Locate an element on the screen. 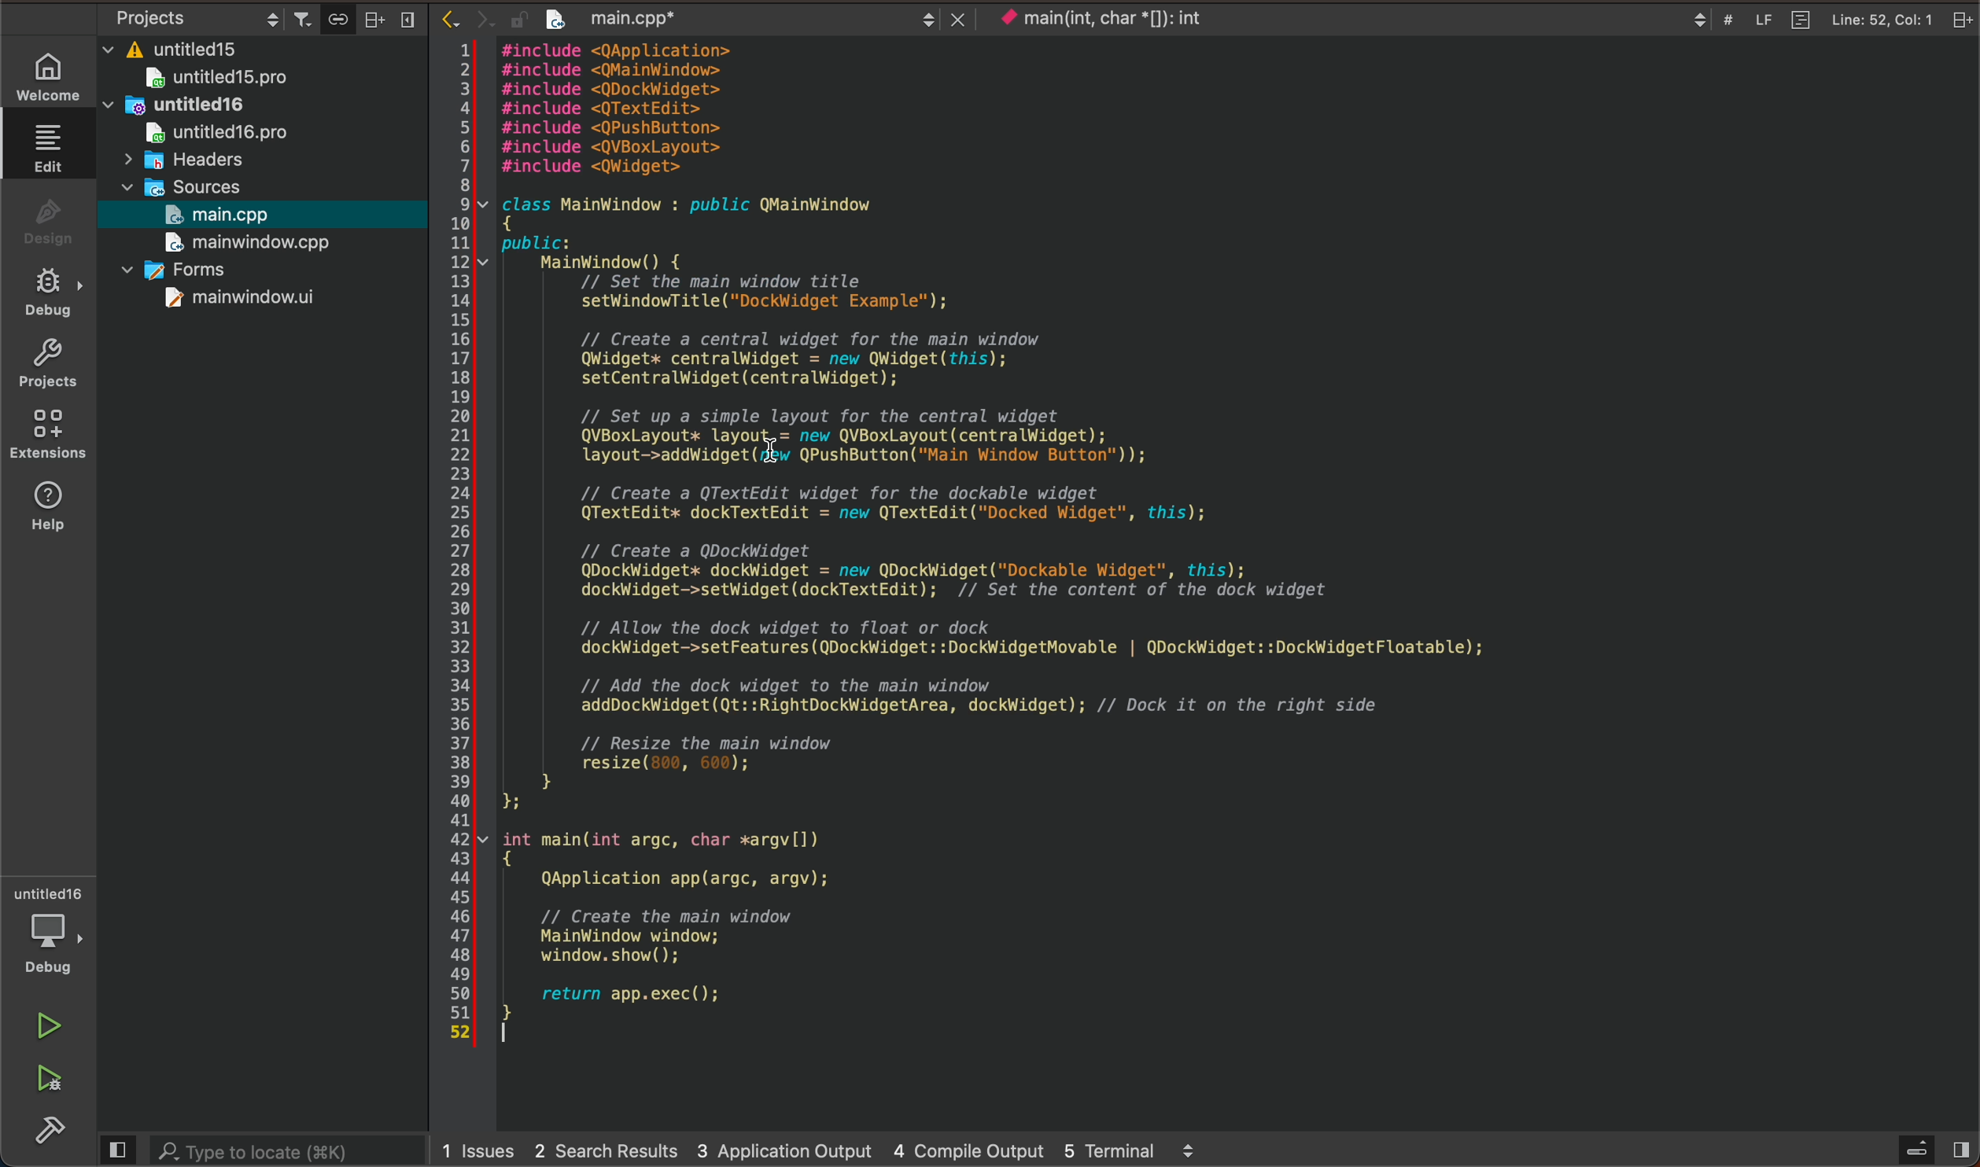 The height and width of the screenshot is (1167, 1980). main.cpp is located at coordinates (228, 212).